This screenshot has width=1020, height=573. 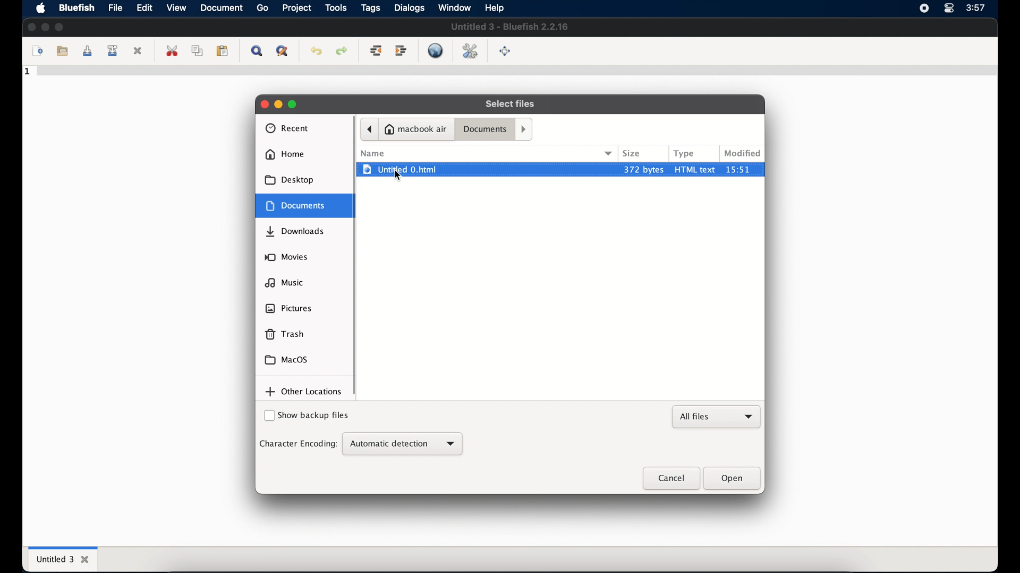 I want to click on open, so click(x=733, y=479).